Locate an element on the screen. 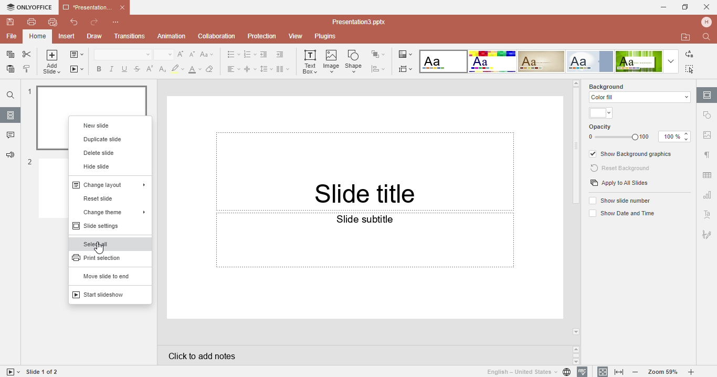 The image size is (717, 377). Text box is located at coordinates (310, 62).